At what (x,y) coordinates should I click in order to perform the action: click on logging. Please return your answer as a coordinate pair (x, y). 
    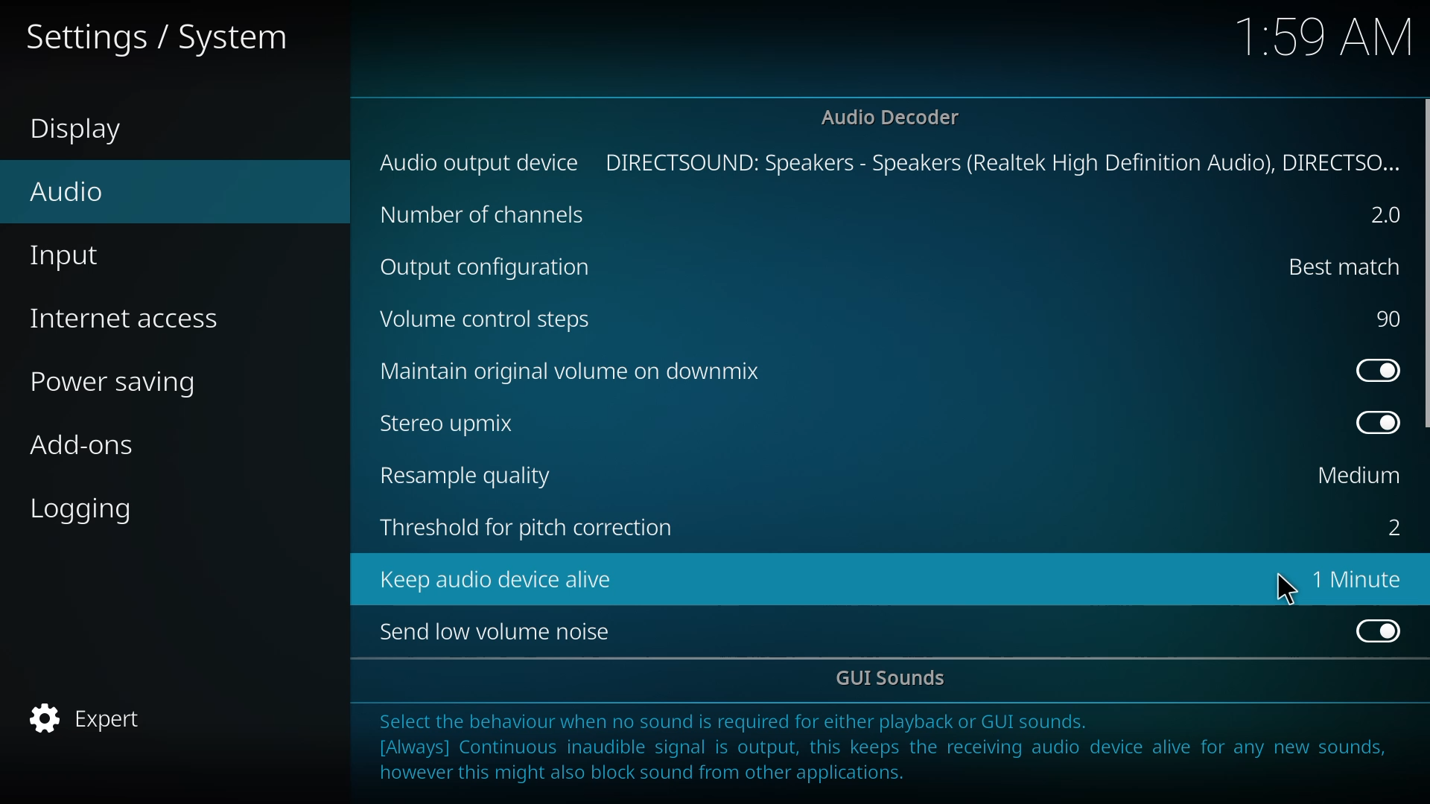
    Looking at the image, I should click on (86, 508).